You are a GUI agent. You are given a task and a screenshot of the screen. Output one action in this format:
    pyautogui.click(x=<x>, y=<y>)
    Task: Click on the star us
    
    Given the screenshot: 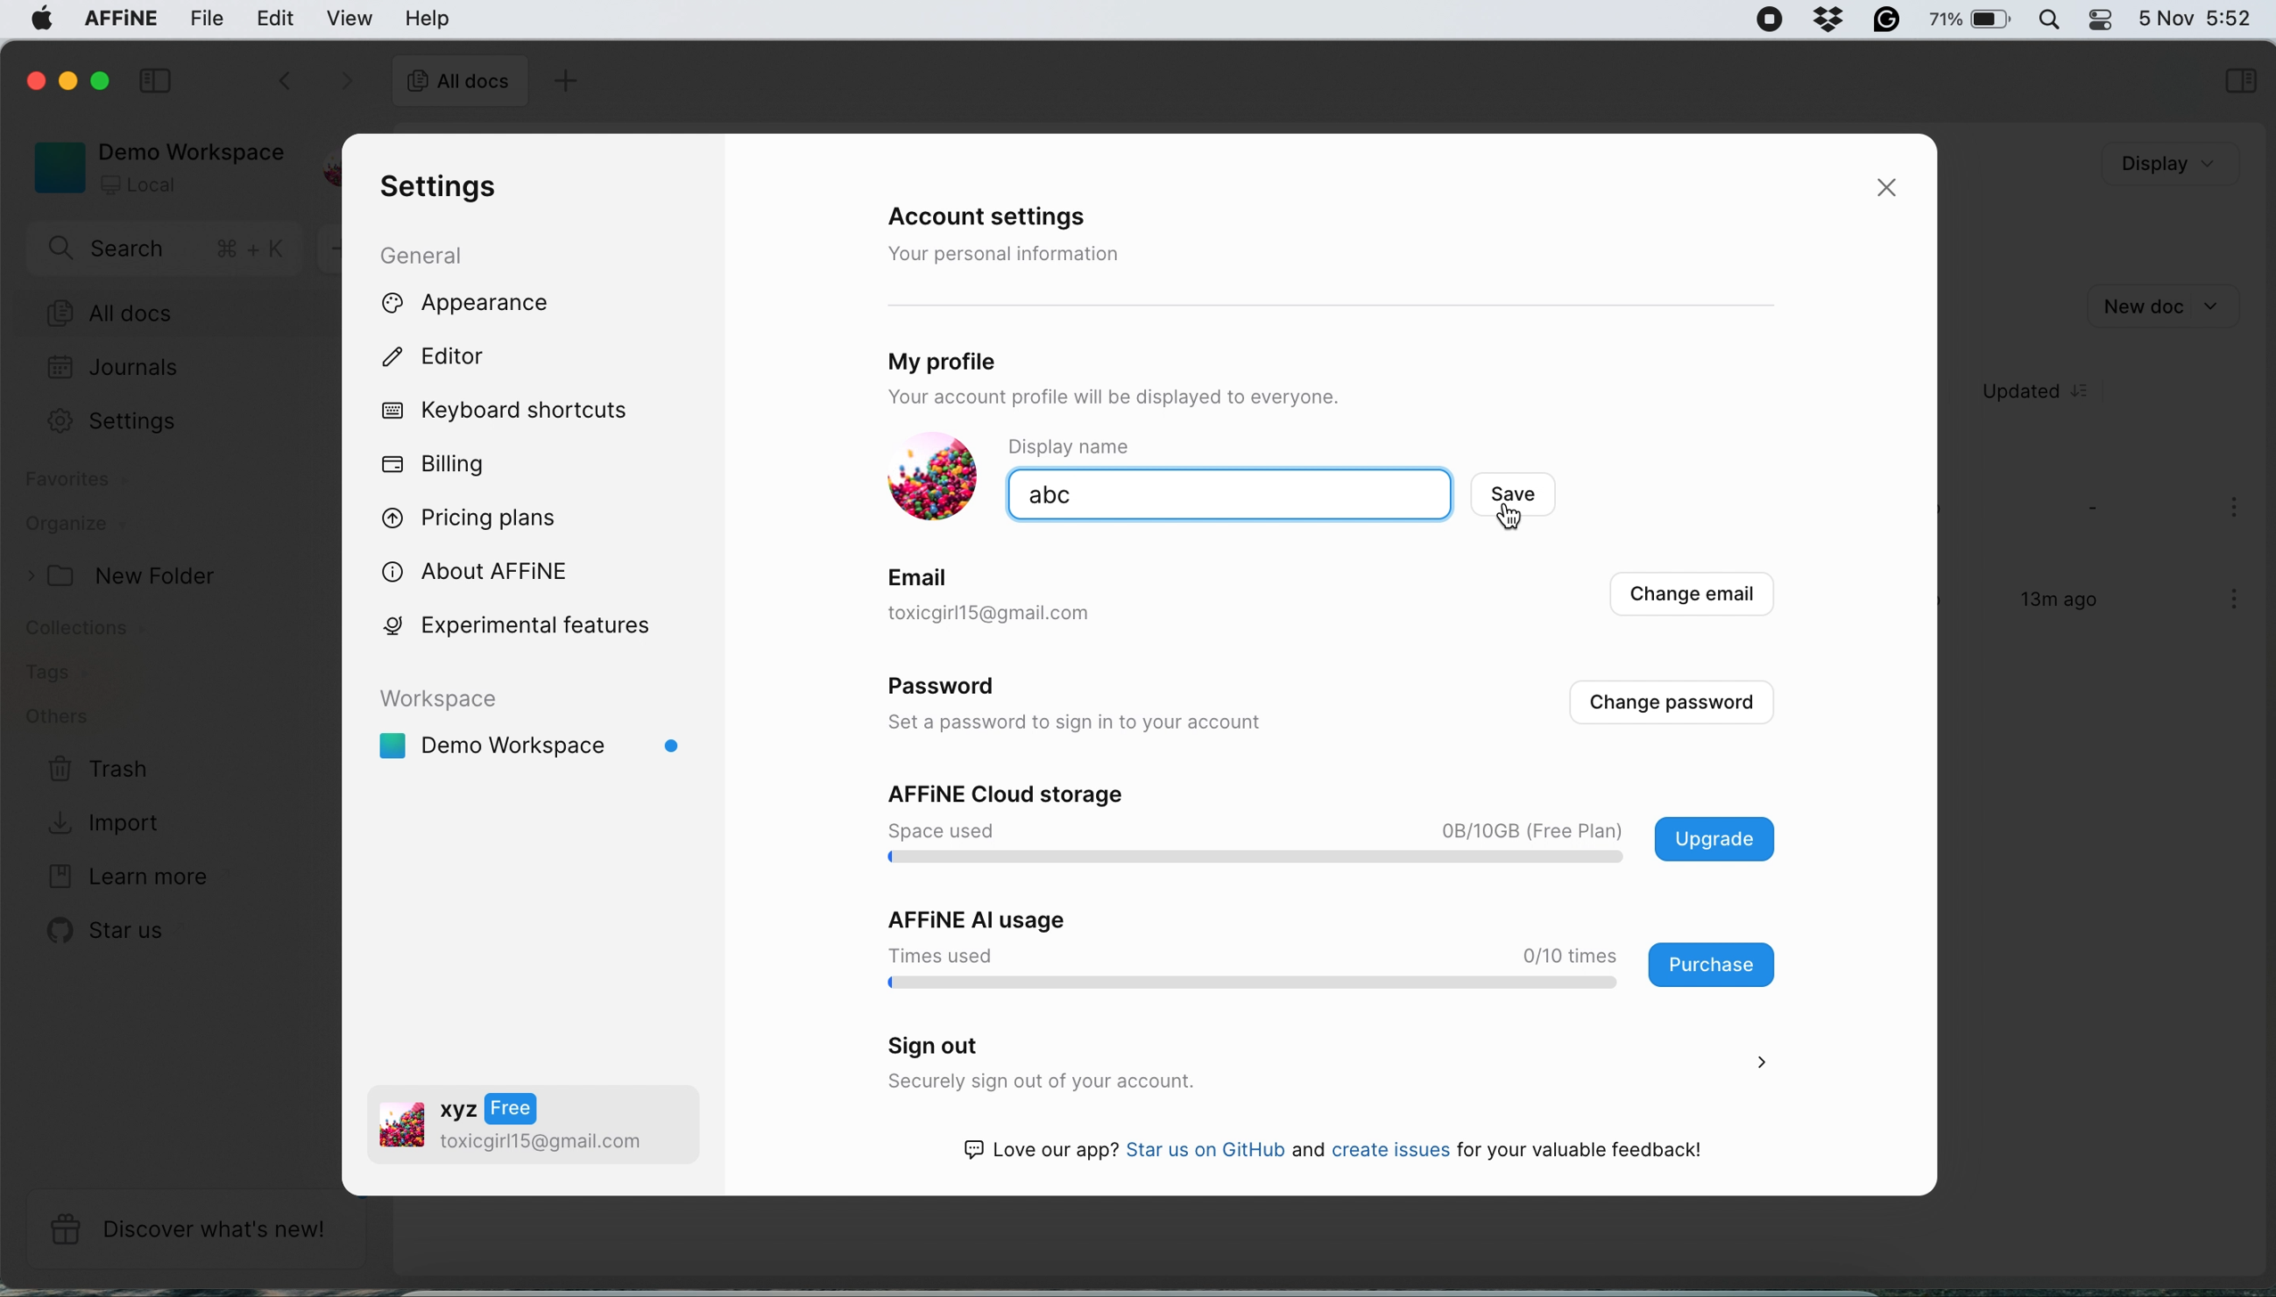 What is the action you would take?
    pyautogui.click(x=111, y=930)
    